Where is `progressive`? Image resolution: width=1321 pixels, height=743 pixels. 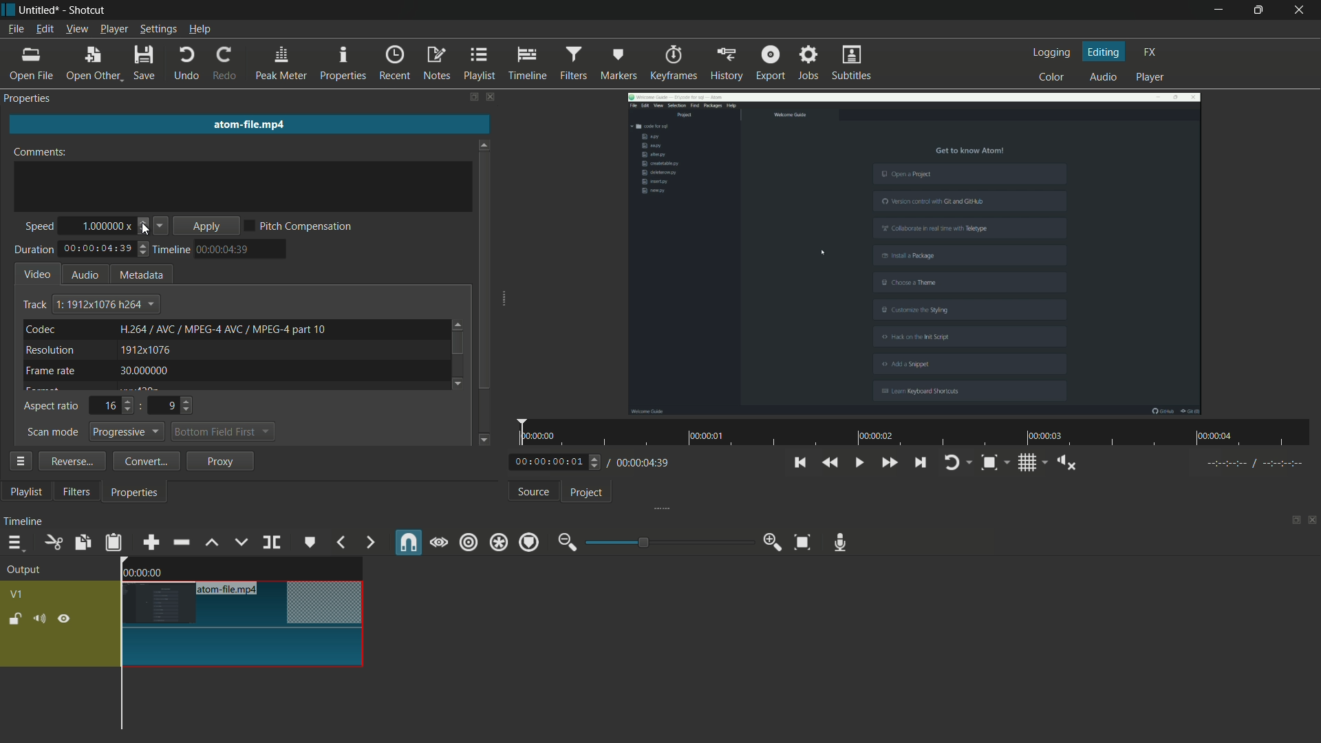 progressive is located at coordinates (129, 432).